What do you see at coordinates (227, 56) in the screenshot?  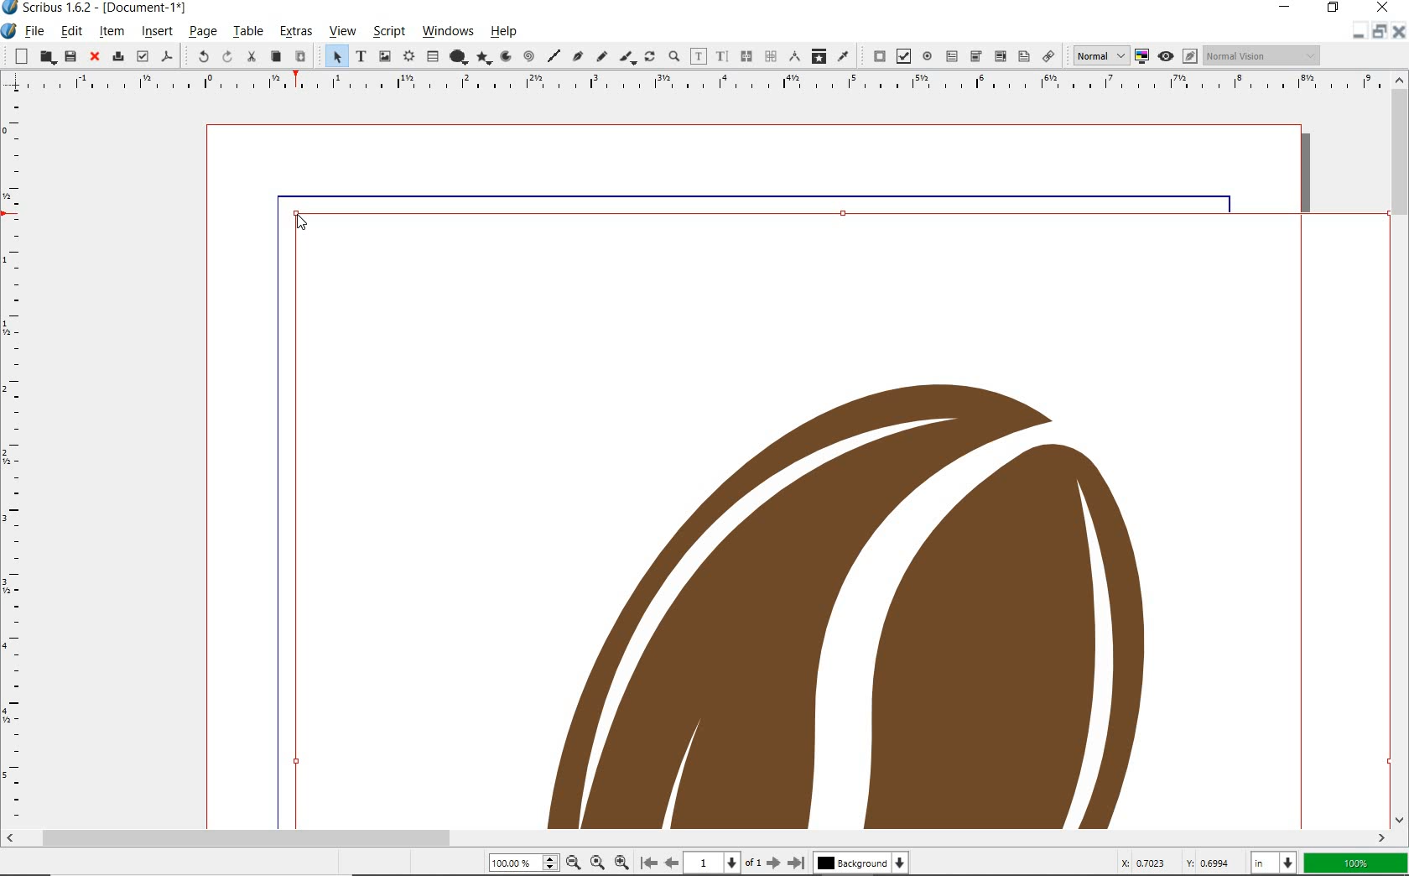 I see `redo` at bounding box center [227, 56].